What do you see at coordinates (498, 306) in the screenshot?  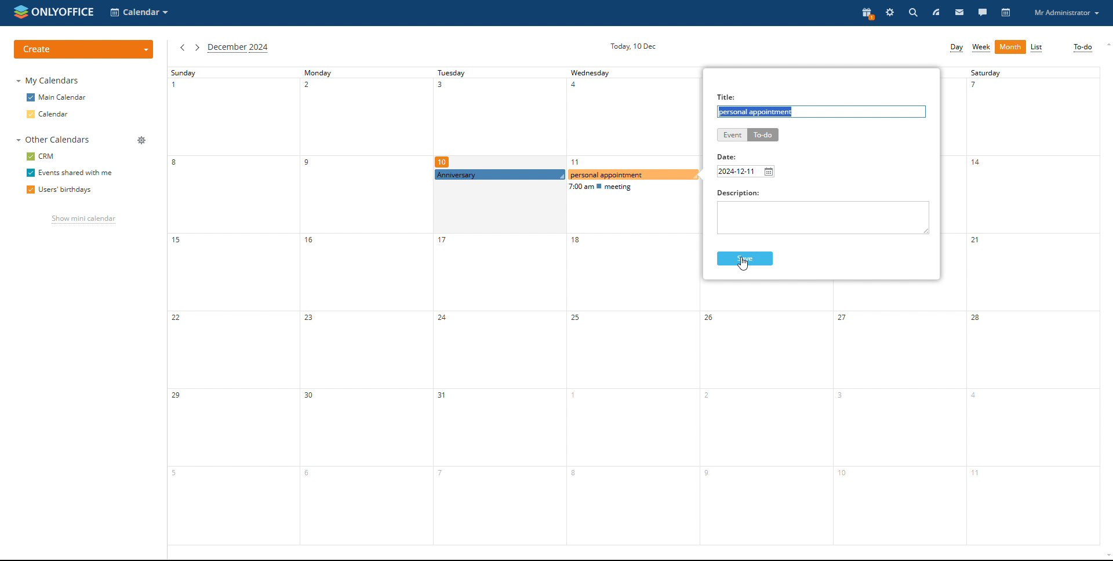 I see `tuesday` at bounding box center [498, 306].